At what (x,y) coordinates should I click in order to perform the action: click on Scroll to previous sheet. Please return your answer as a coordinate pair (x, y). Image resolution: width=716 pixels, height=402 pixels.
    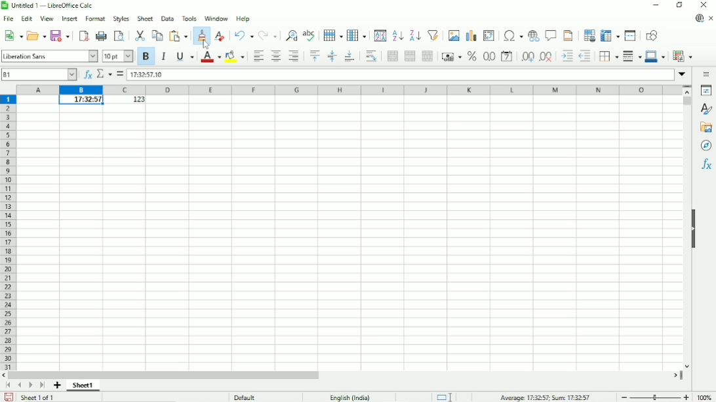
    Looking at the image, I should click on (19, 386).